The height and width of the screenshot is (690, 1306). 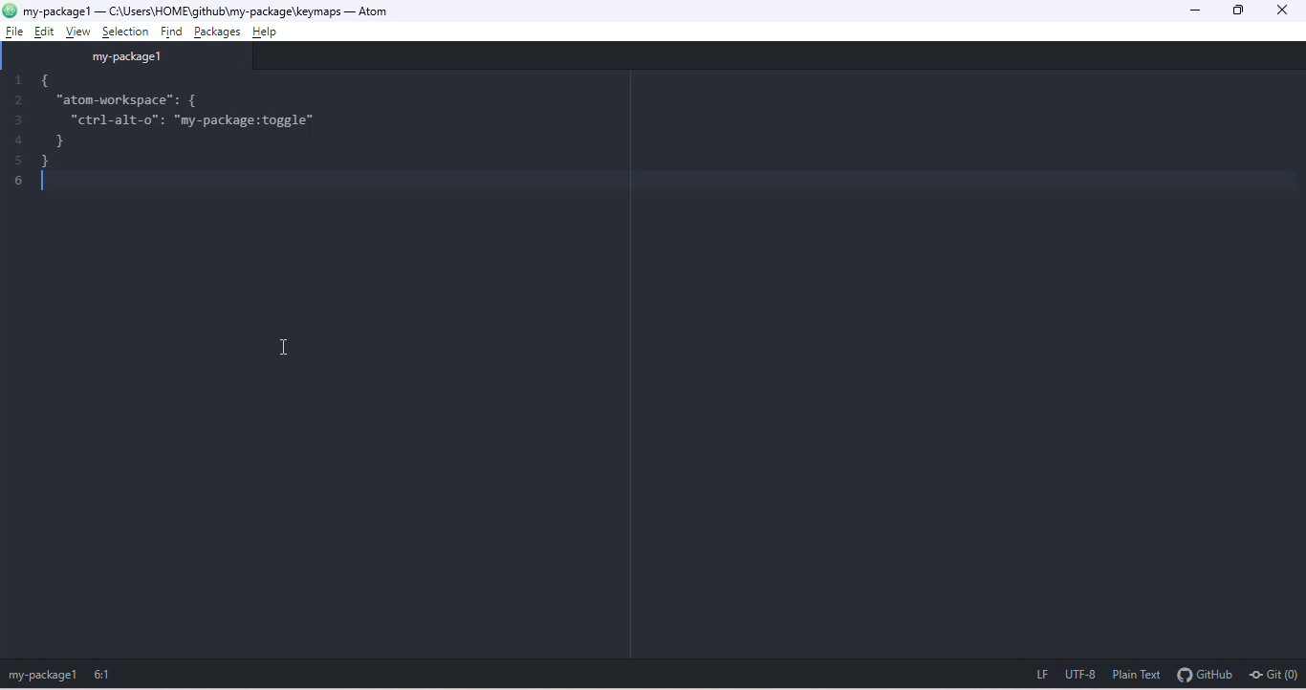 What do you see at coordinates (1243, 10) in the screenshot?
I see `maximize` at bounding box center [1243, 10].